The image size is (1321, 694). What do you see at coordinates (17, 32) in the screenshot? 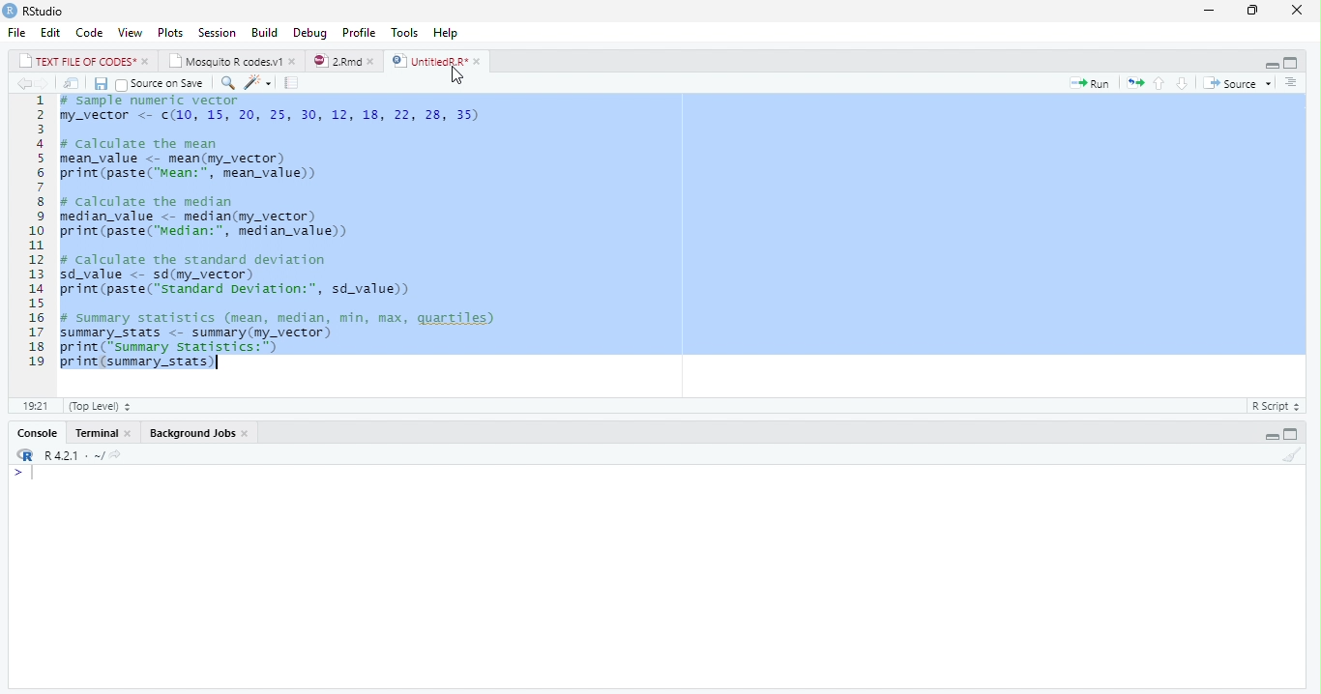
I see `file` at bounding box center [17, 32].